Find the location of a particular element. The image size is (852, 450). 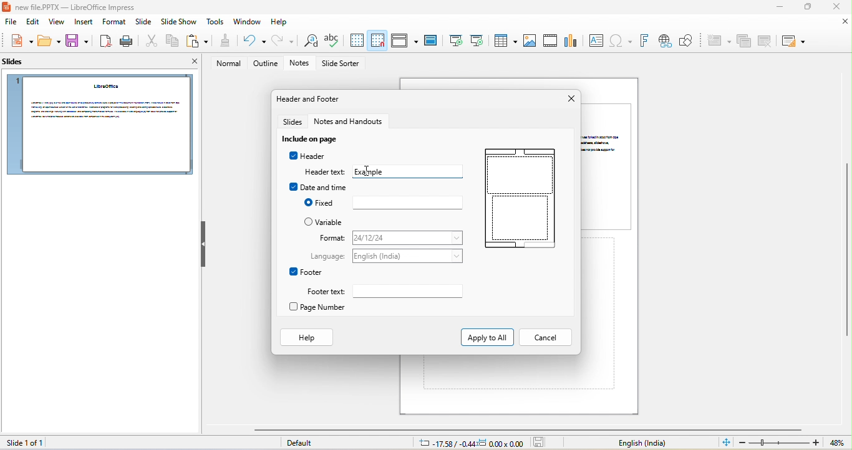

footer is located at coordinates (306, 272).